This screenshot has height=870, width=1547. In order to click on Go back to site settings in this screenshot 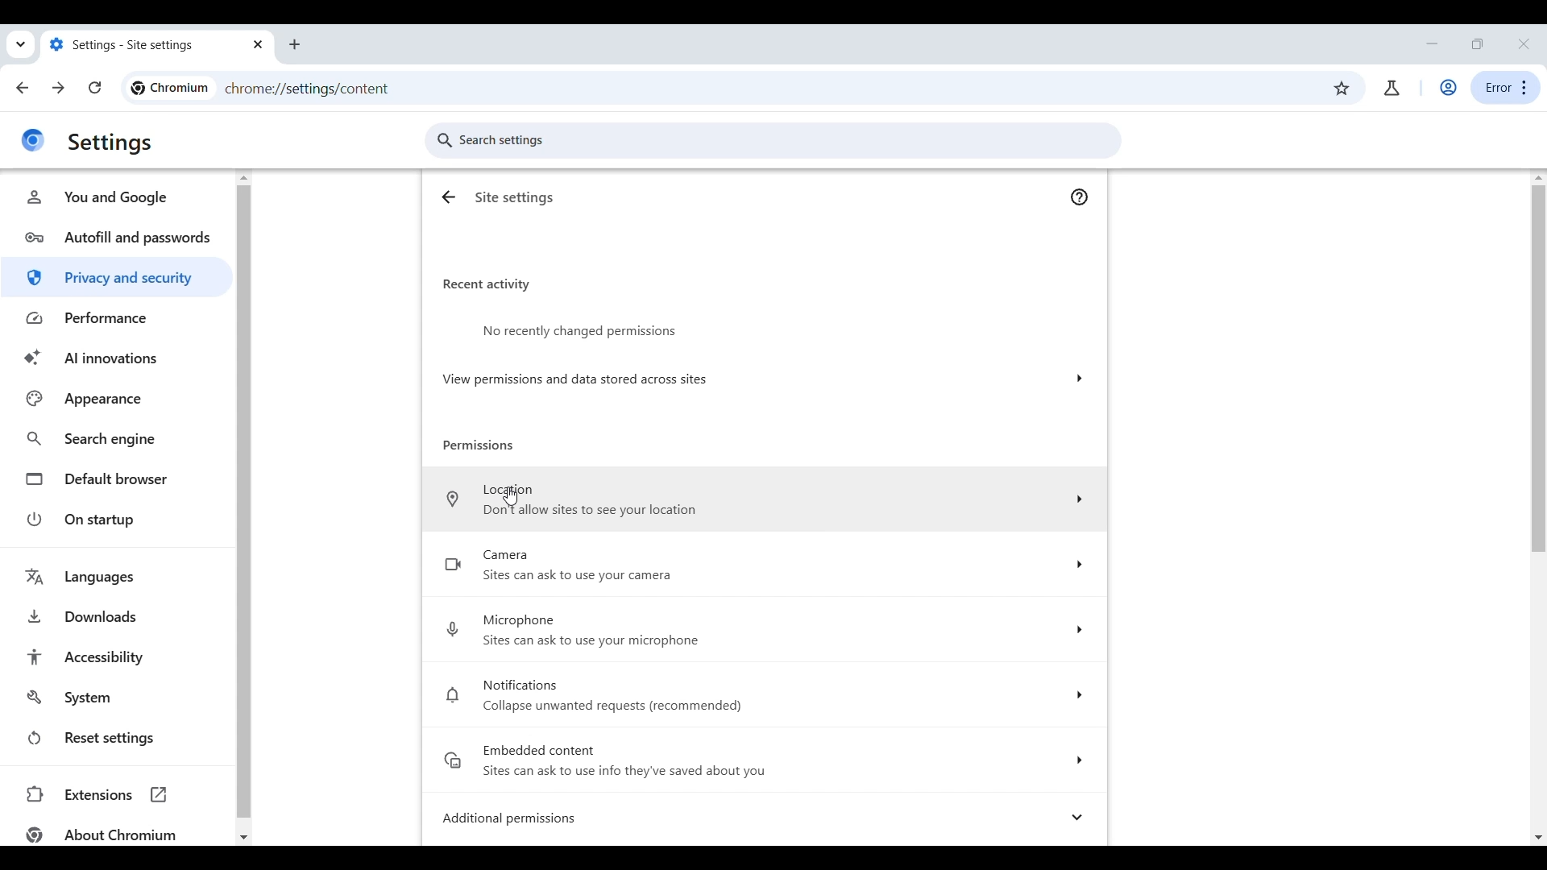, I will do `click(450, 197)`.